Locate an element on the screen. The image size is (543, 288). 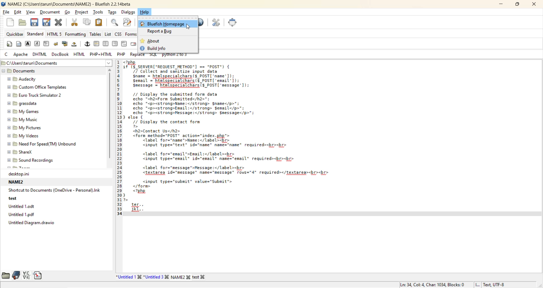
paragraph is located at coordinates (47, 43).